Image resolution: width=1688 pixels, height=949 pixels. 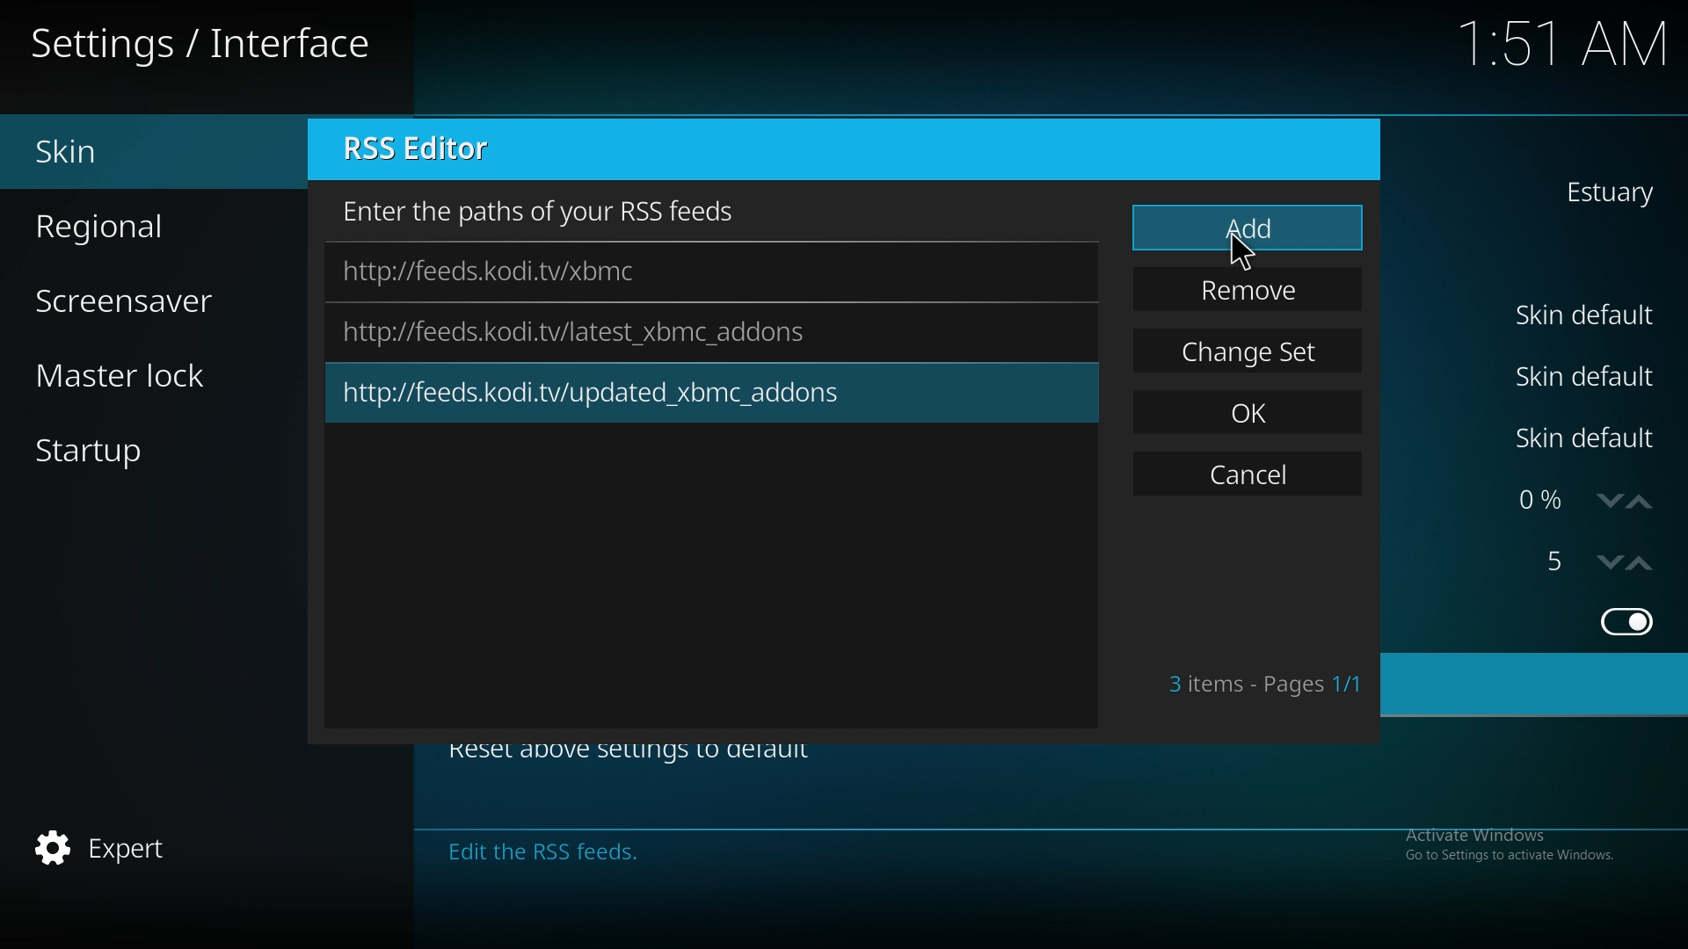 What do you see at coordinates (146, 299) in the screenshot?
I see `screensaver` at bounding box center [146, 299].